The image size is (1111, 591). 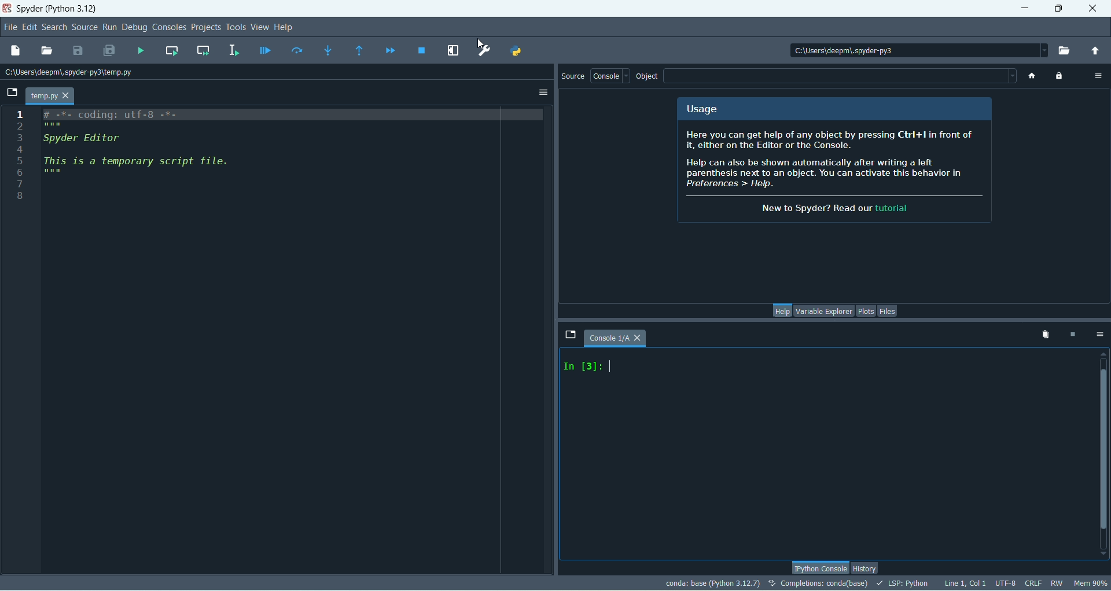 I want to click on lock, so click(x=1060, y=77).